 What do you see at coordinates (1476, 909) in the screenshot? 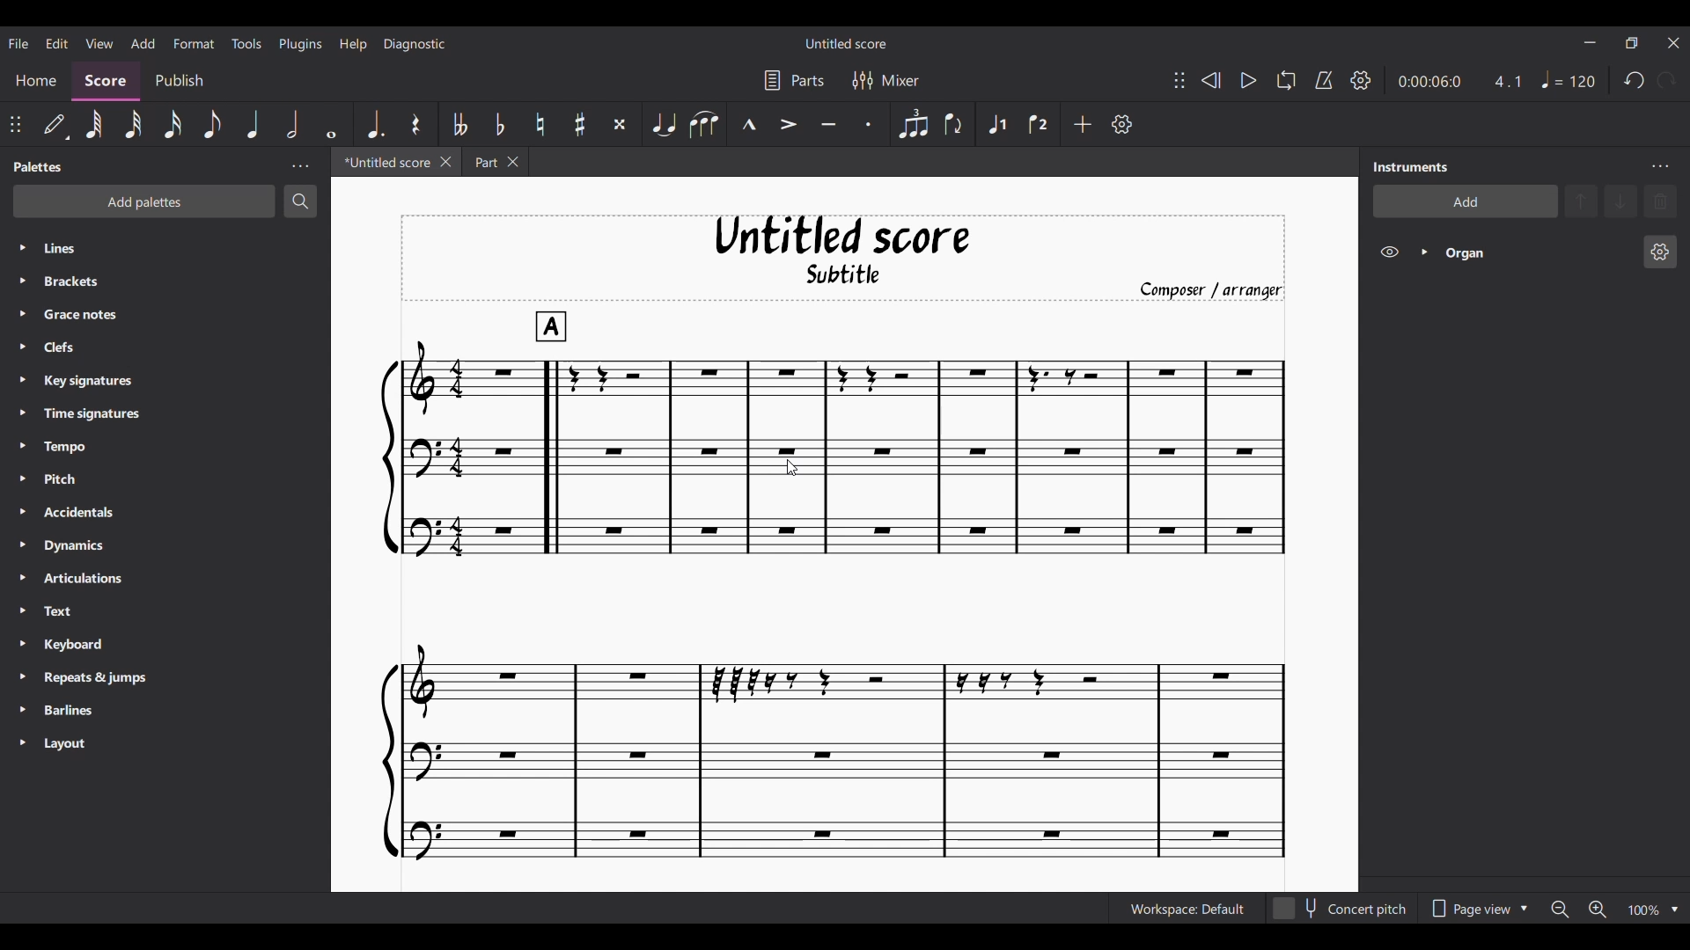
I see `Page view options` at bounding box center [1476, 909].